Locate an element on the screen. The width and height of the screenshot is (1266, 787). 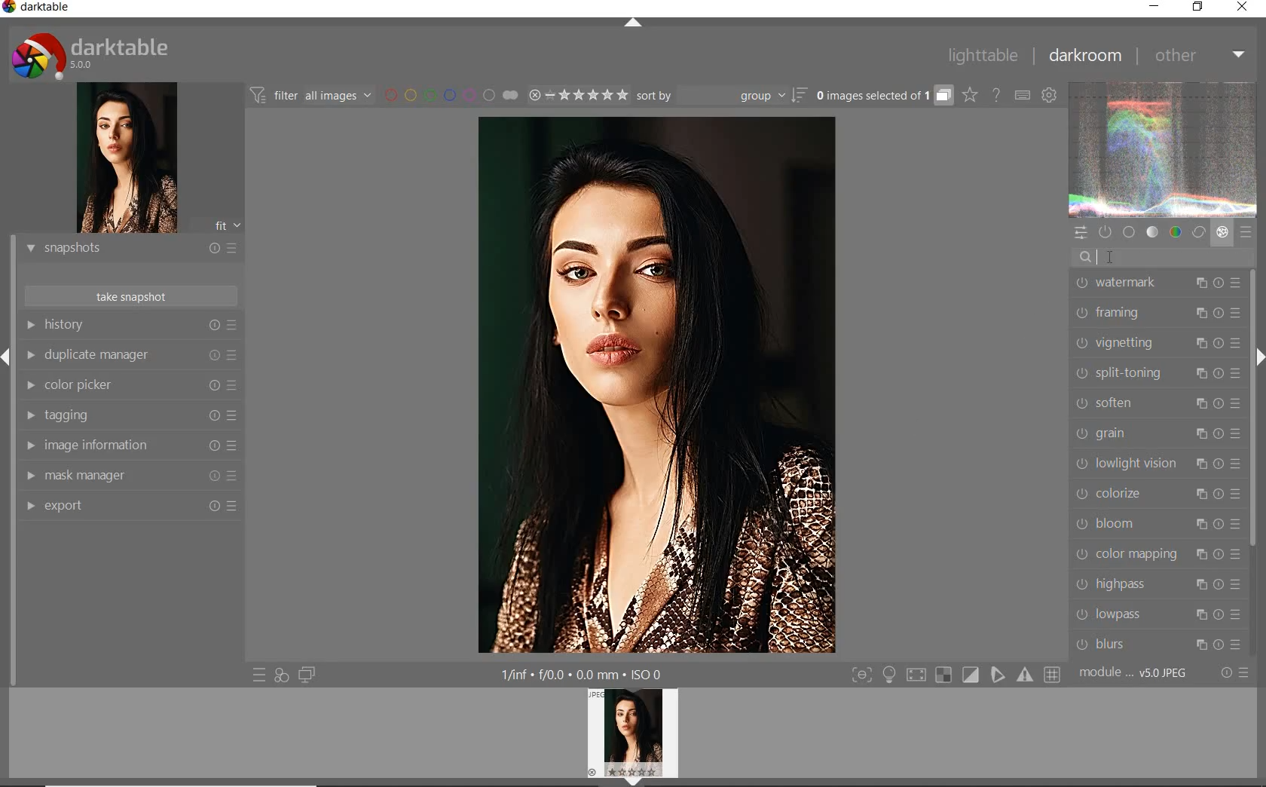
filter by image color is located at coordinates (451, 94).